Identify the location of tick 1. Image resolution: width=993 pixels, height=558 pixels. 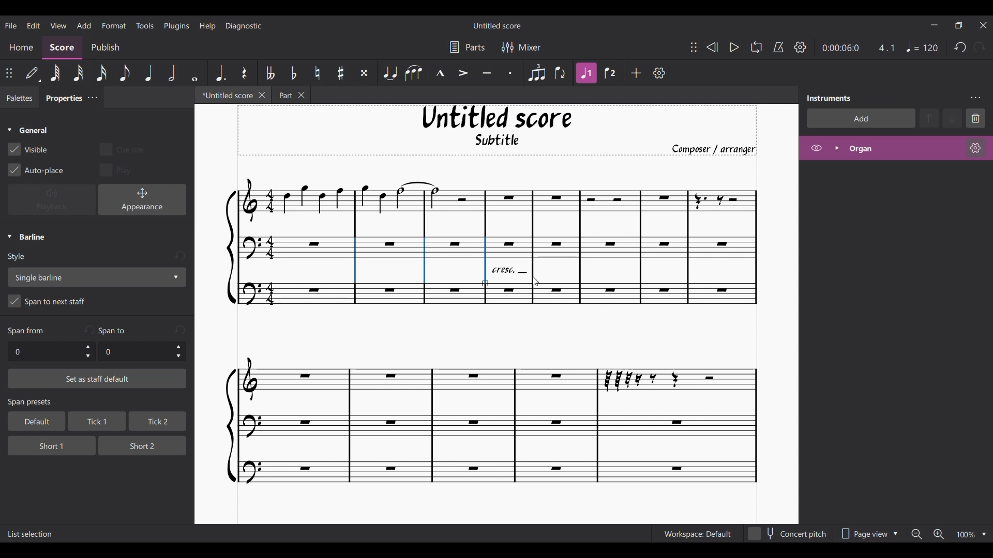
(95, 422).